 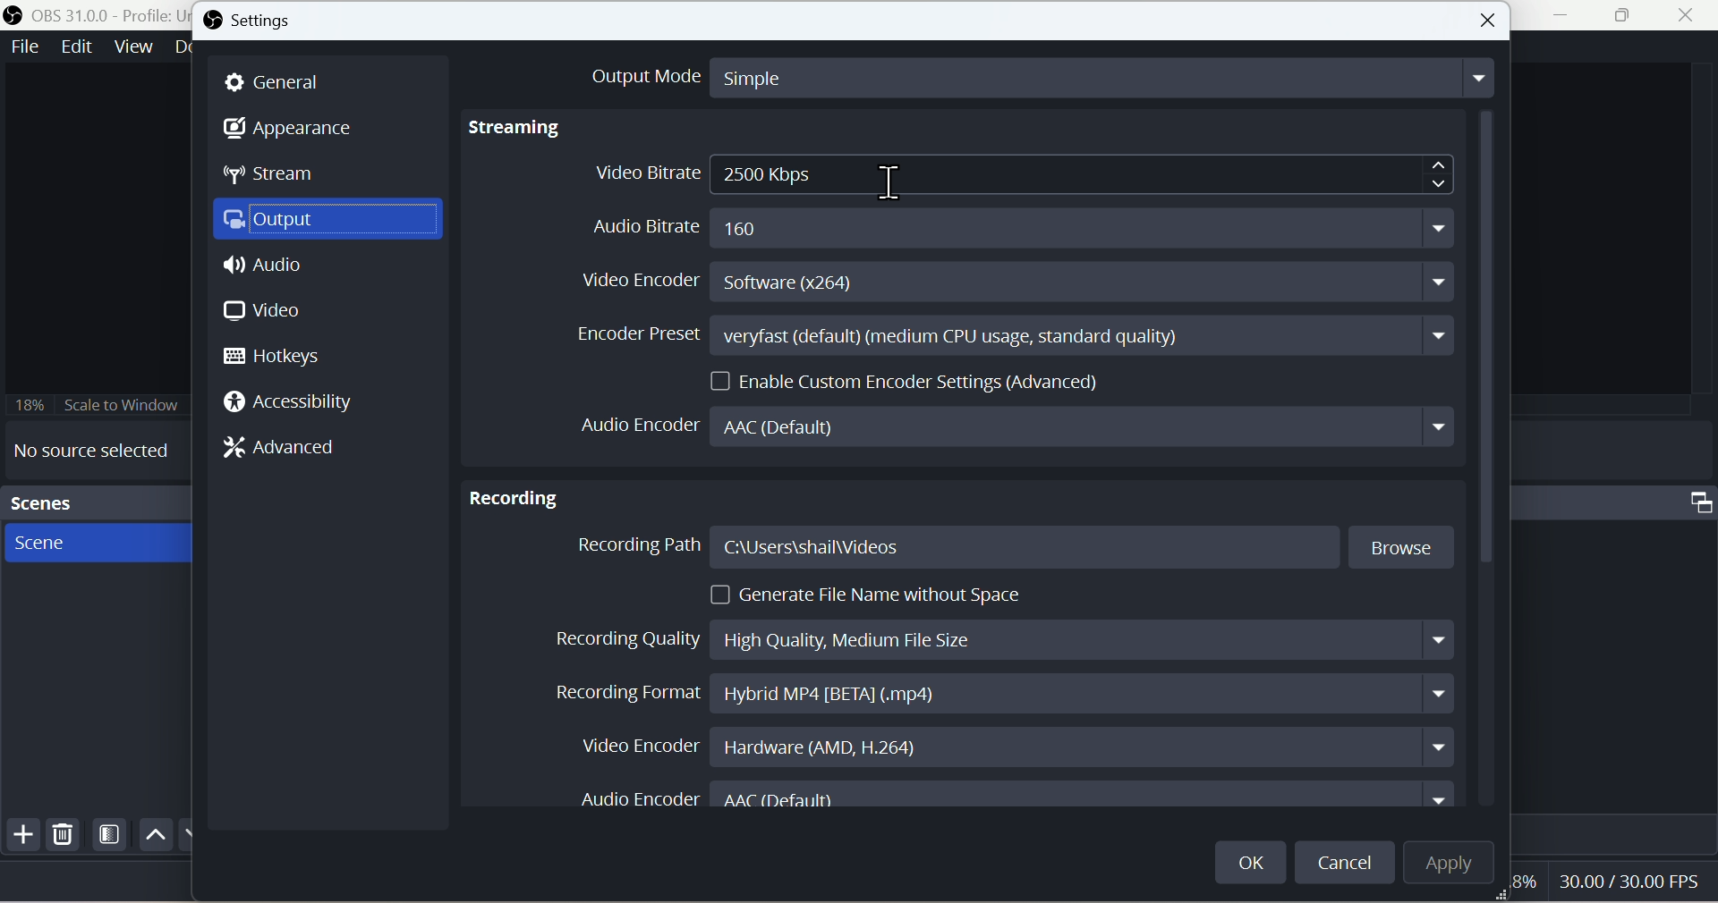 What do you see at coordinates (1252, 857) in the screenshot?
I see `OK` at bounding box center [1252, 857].